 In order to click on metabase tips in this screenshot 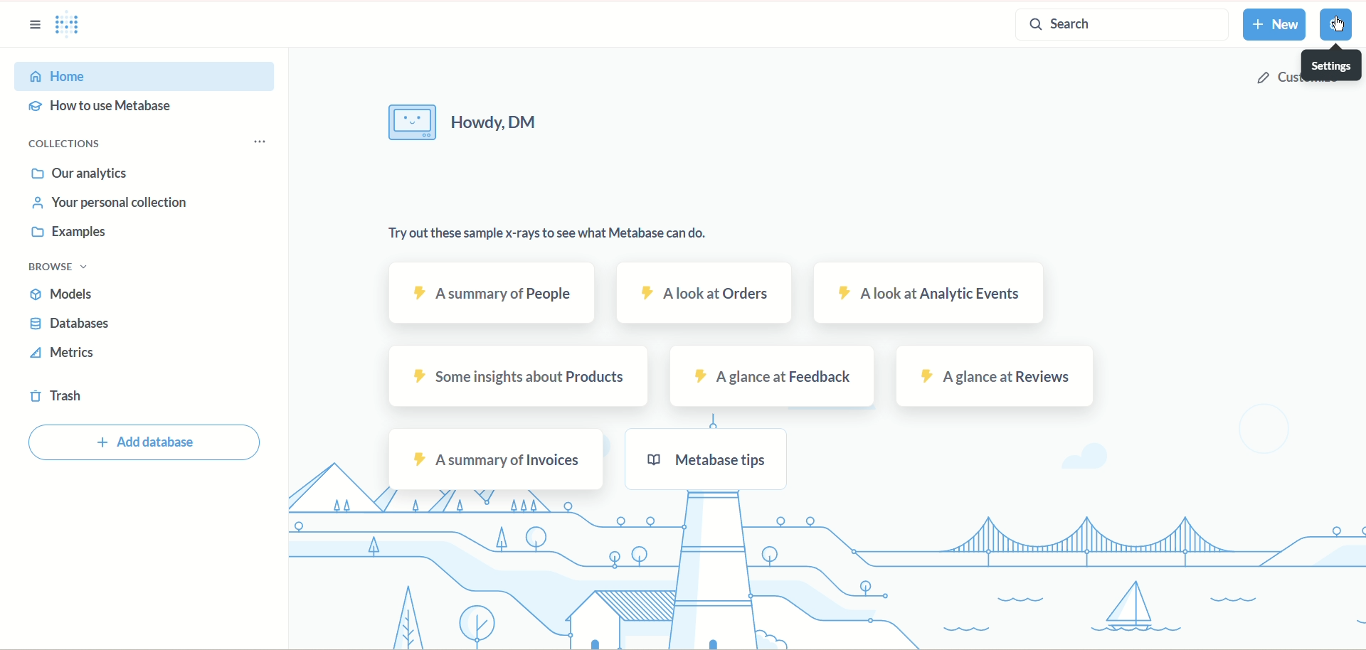, I will do `click(705, 460)`.